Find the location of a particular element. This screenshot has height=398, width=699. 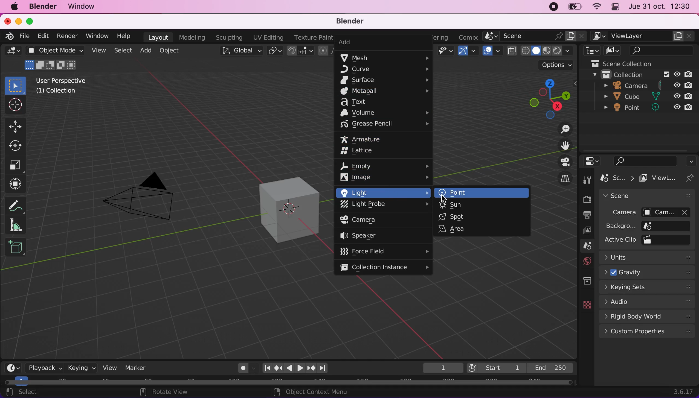

background is located at coordinates (668, 226).